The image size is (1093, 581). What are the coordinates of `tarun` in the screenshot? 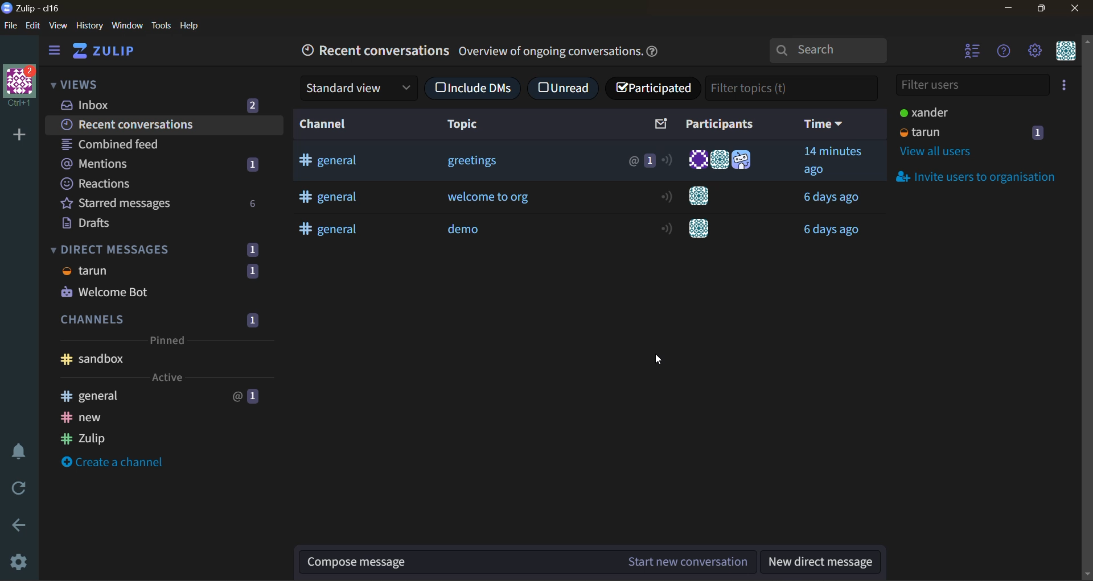 It's located at (161, 272).